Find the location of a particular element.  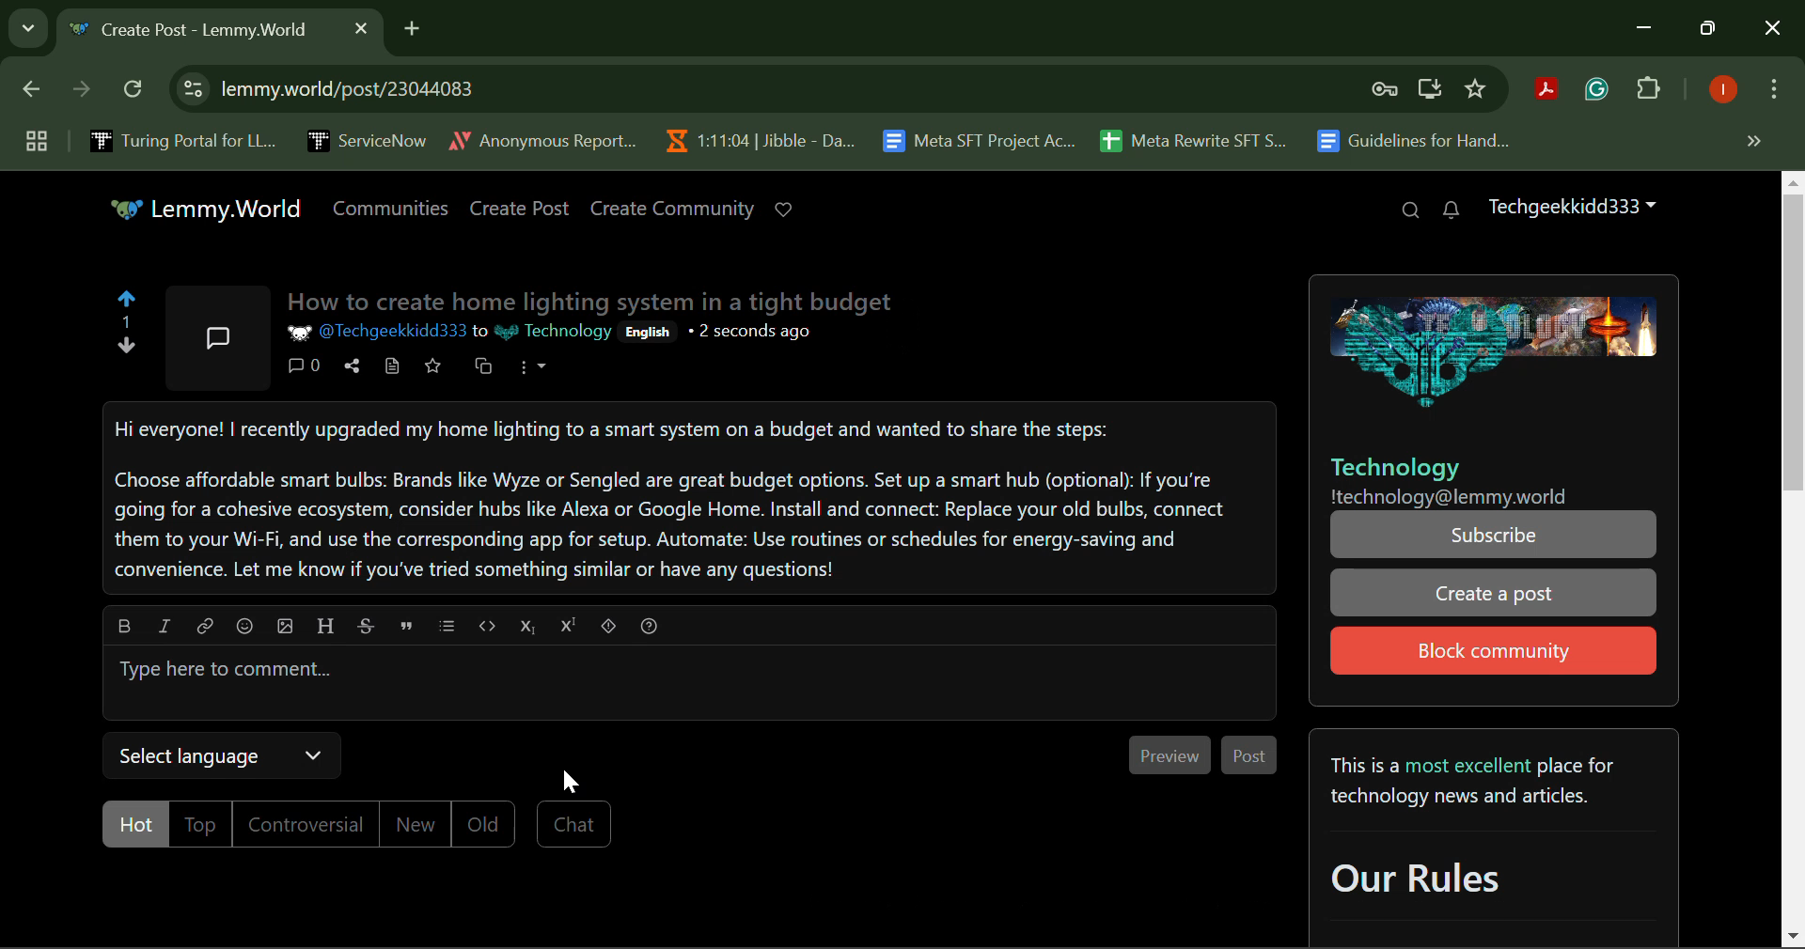

Previous Page is located at coordinates (35, 93).